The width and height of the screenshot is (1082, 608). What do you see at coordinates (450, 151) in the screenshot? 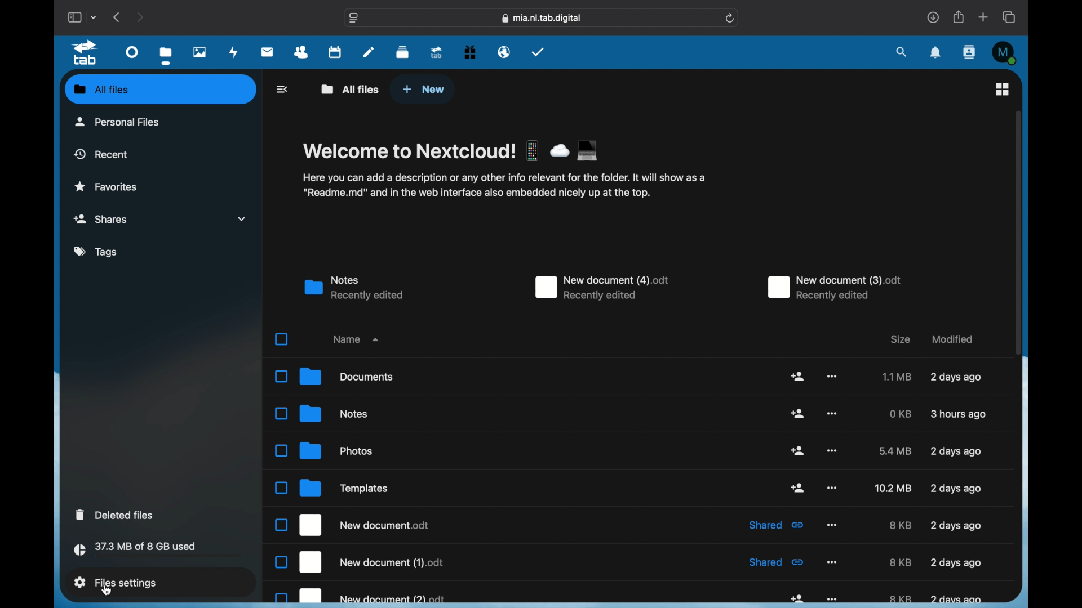
I see `welcome to nextcloud` at bounding box center [450, 151].